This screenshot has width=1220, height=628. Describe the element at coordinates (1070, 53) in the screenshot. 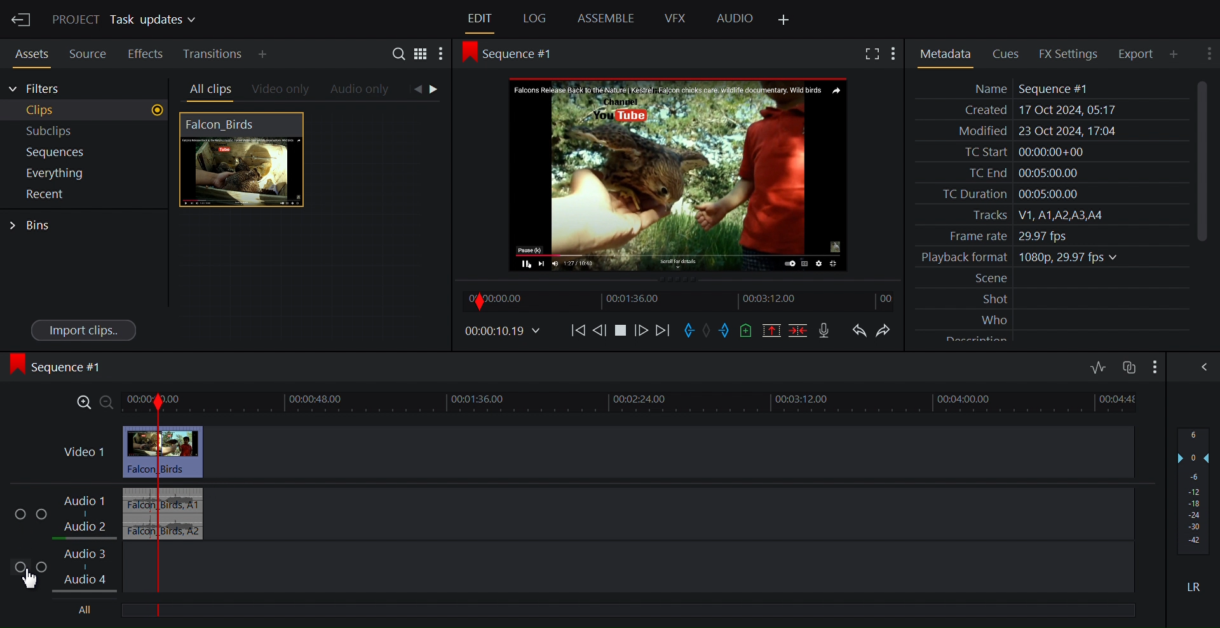

I see `FX Settings` at that location.